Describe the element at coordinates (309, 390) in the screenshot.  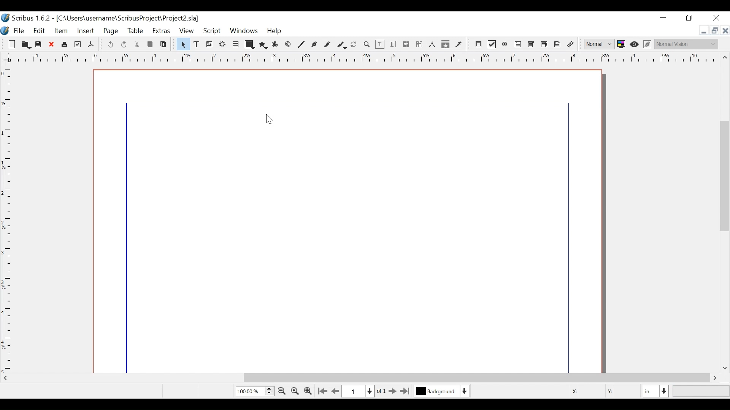
I see `Zoom in` at that location.